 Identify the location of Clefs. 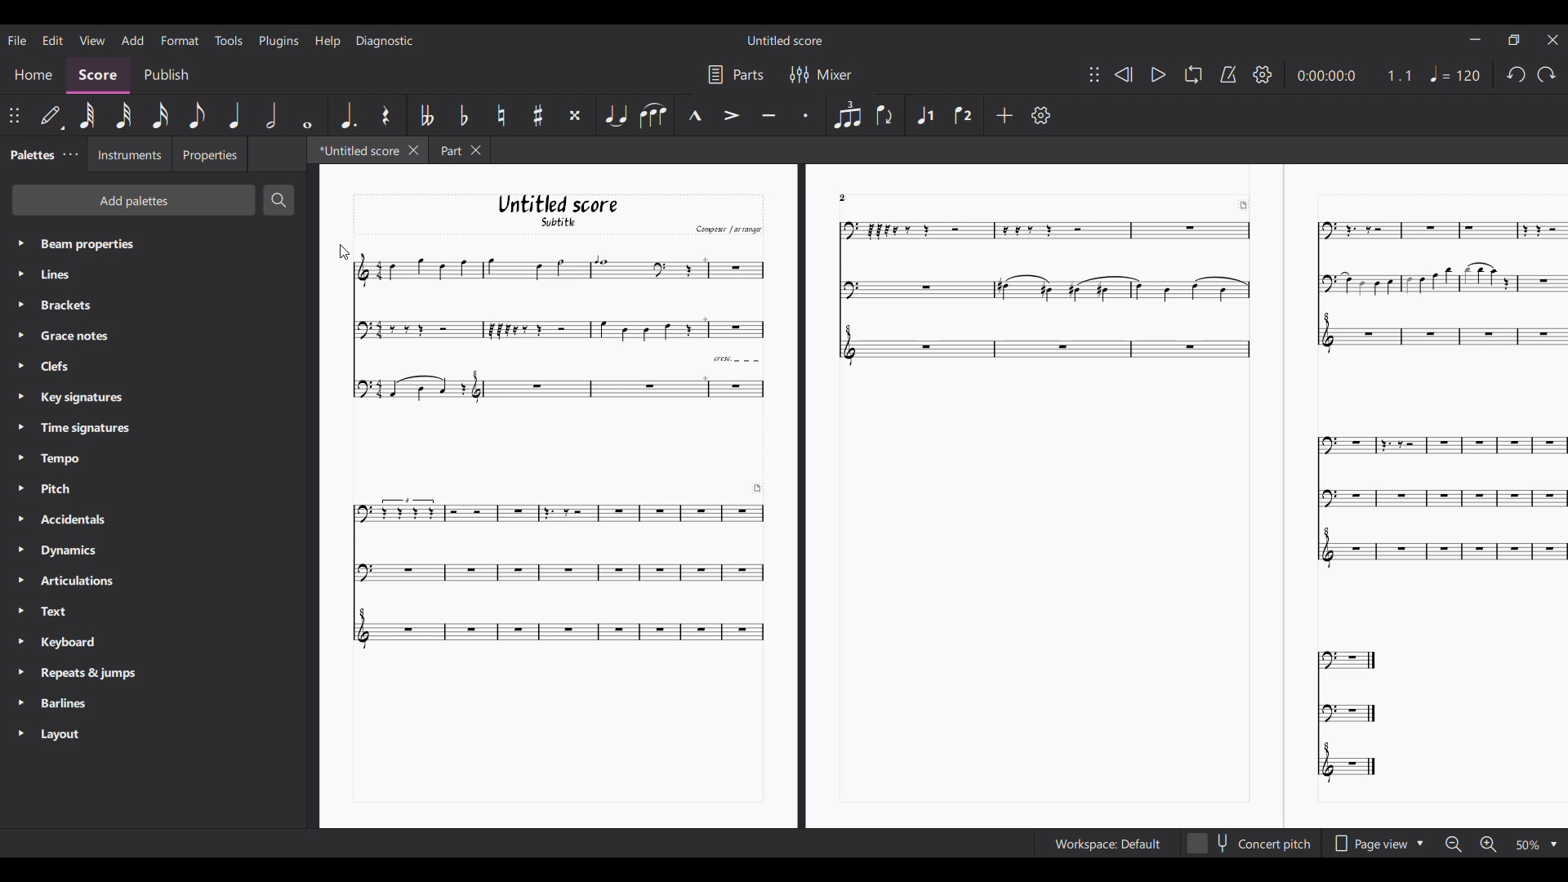
(69, 366).